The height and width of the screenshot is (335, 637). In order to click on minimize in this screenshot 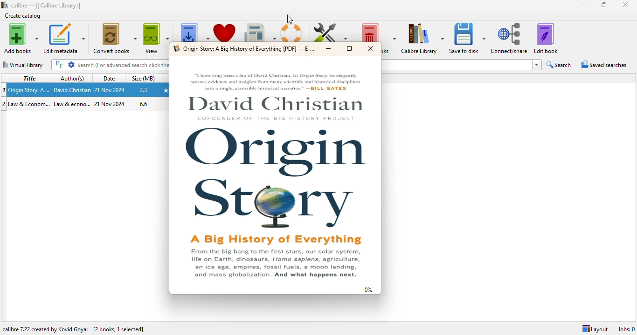, I will do `click(329, 49)`.